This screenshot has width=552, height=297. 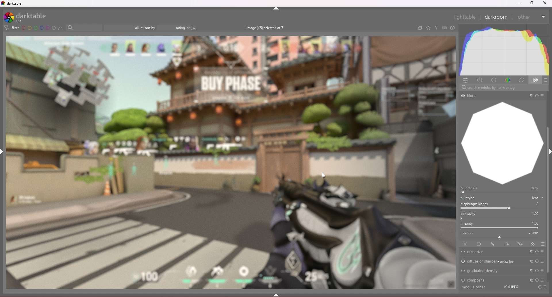 I want to click on color label, so click(x=39, y=28).